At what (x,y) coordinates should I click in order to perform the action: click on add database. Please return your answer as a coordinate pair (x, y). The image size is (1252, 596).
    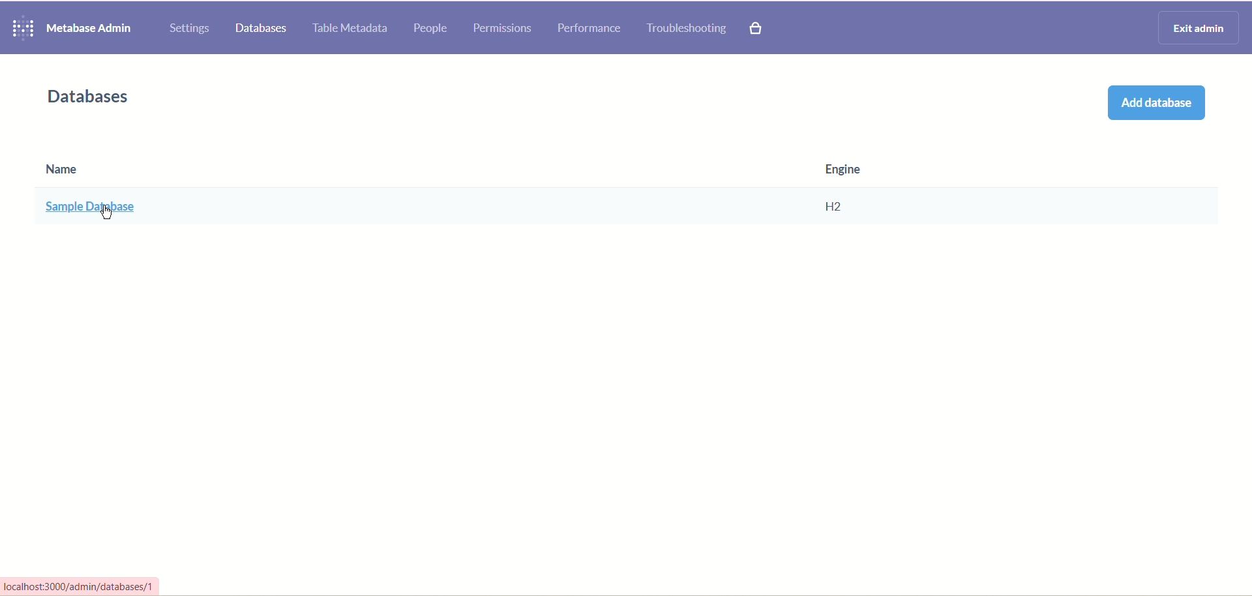
    Looking at the image, I should click on (1154, 105).